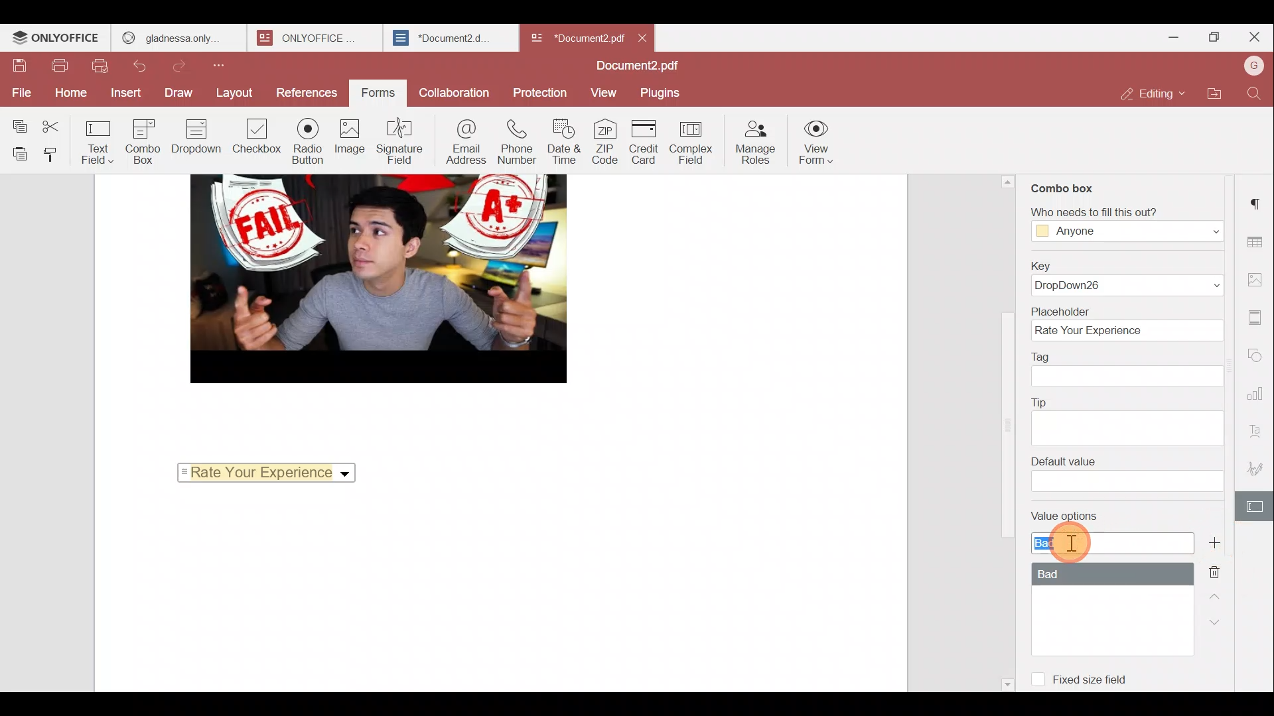  Describe the element at coordinates (60, 68) in the screenshot. I see `Print file` at that location.